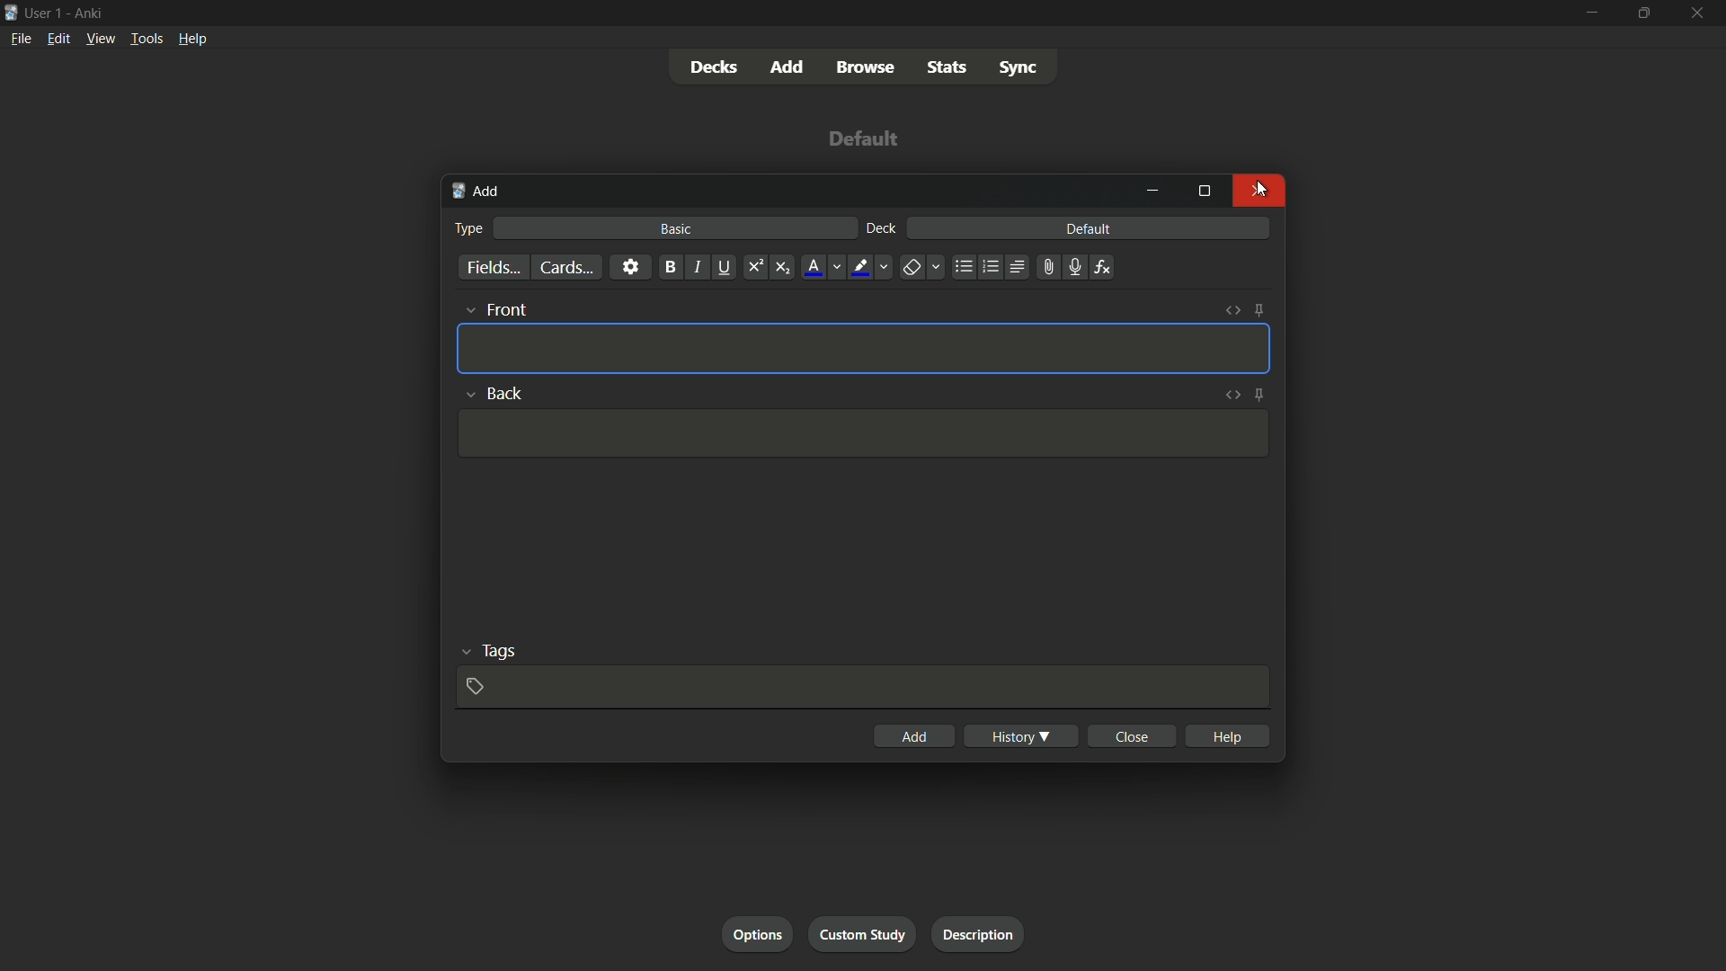 This screenshot has width=1726, height=971. Describe the element at coordinates (11, 13) in the screenshot. I see `app icon` at that location.